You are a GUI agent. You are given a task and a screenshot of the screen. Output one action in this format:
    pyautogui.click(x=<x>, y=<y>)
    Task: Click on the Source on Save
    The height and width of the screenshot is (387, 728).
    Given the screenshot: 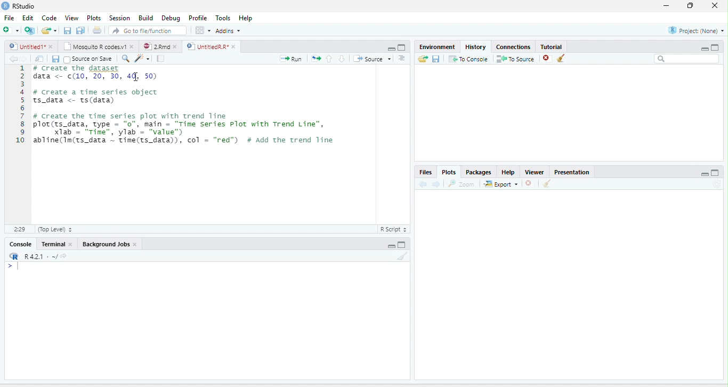 What is the action you would take?
    pyautogui.click(x=88, y=59)
    